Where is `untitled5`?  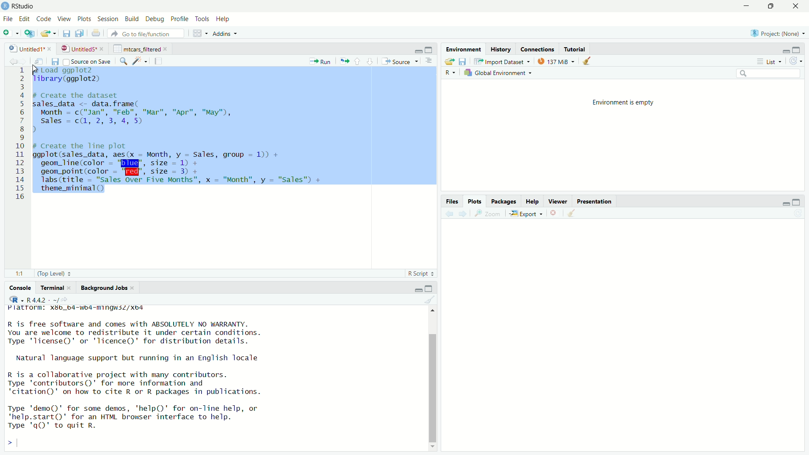 untitled5 is located at coordinates (78, 49).